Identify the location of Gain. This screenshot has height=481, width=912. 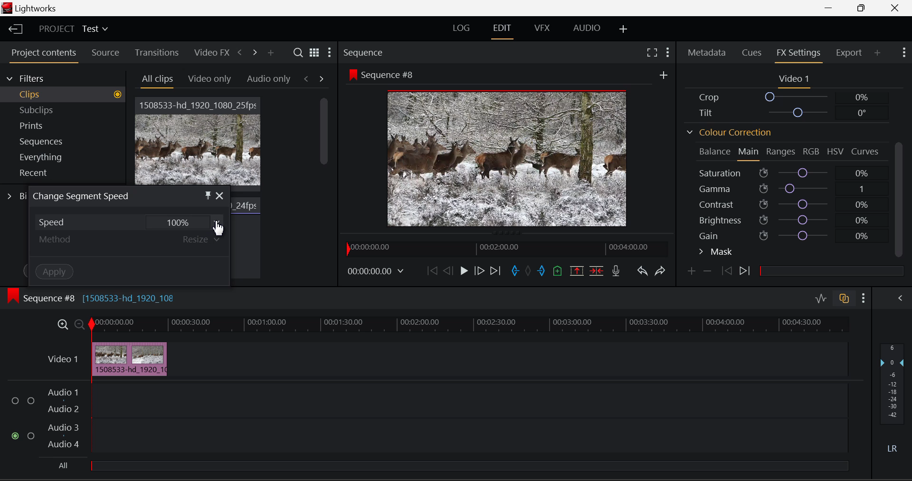
(787, 237).